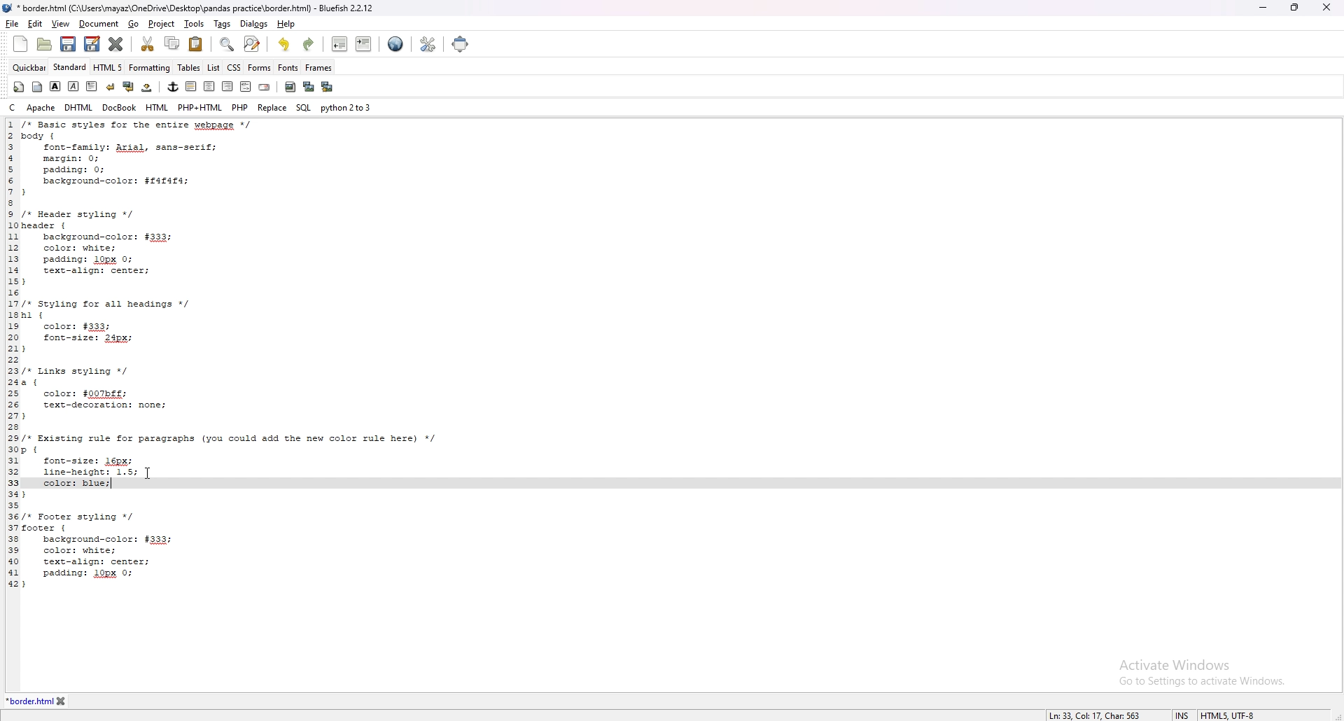 The width and height of the screenshot is (1344, 721). Describe the element at coordinates (74, 86) in the screenshot. I see `italic` at that location.